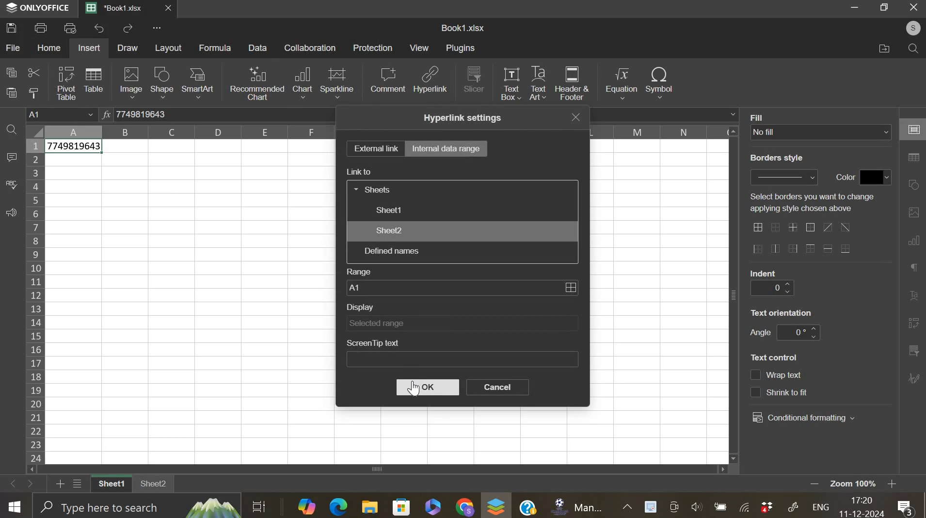  Describe the element at coordinates (460, 48) in the screenshot. I see `plugins` at that location.